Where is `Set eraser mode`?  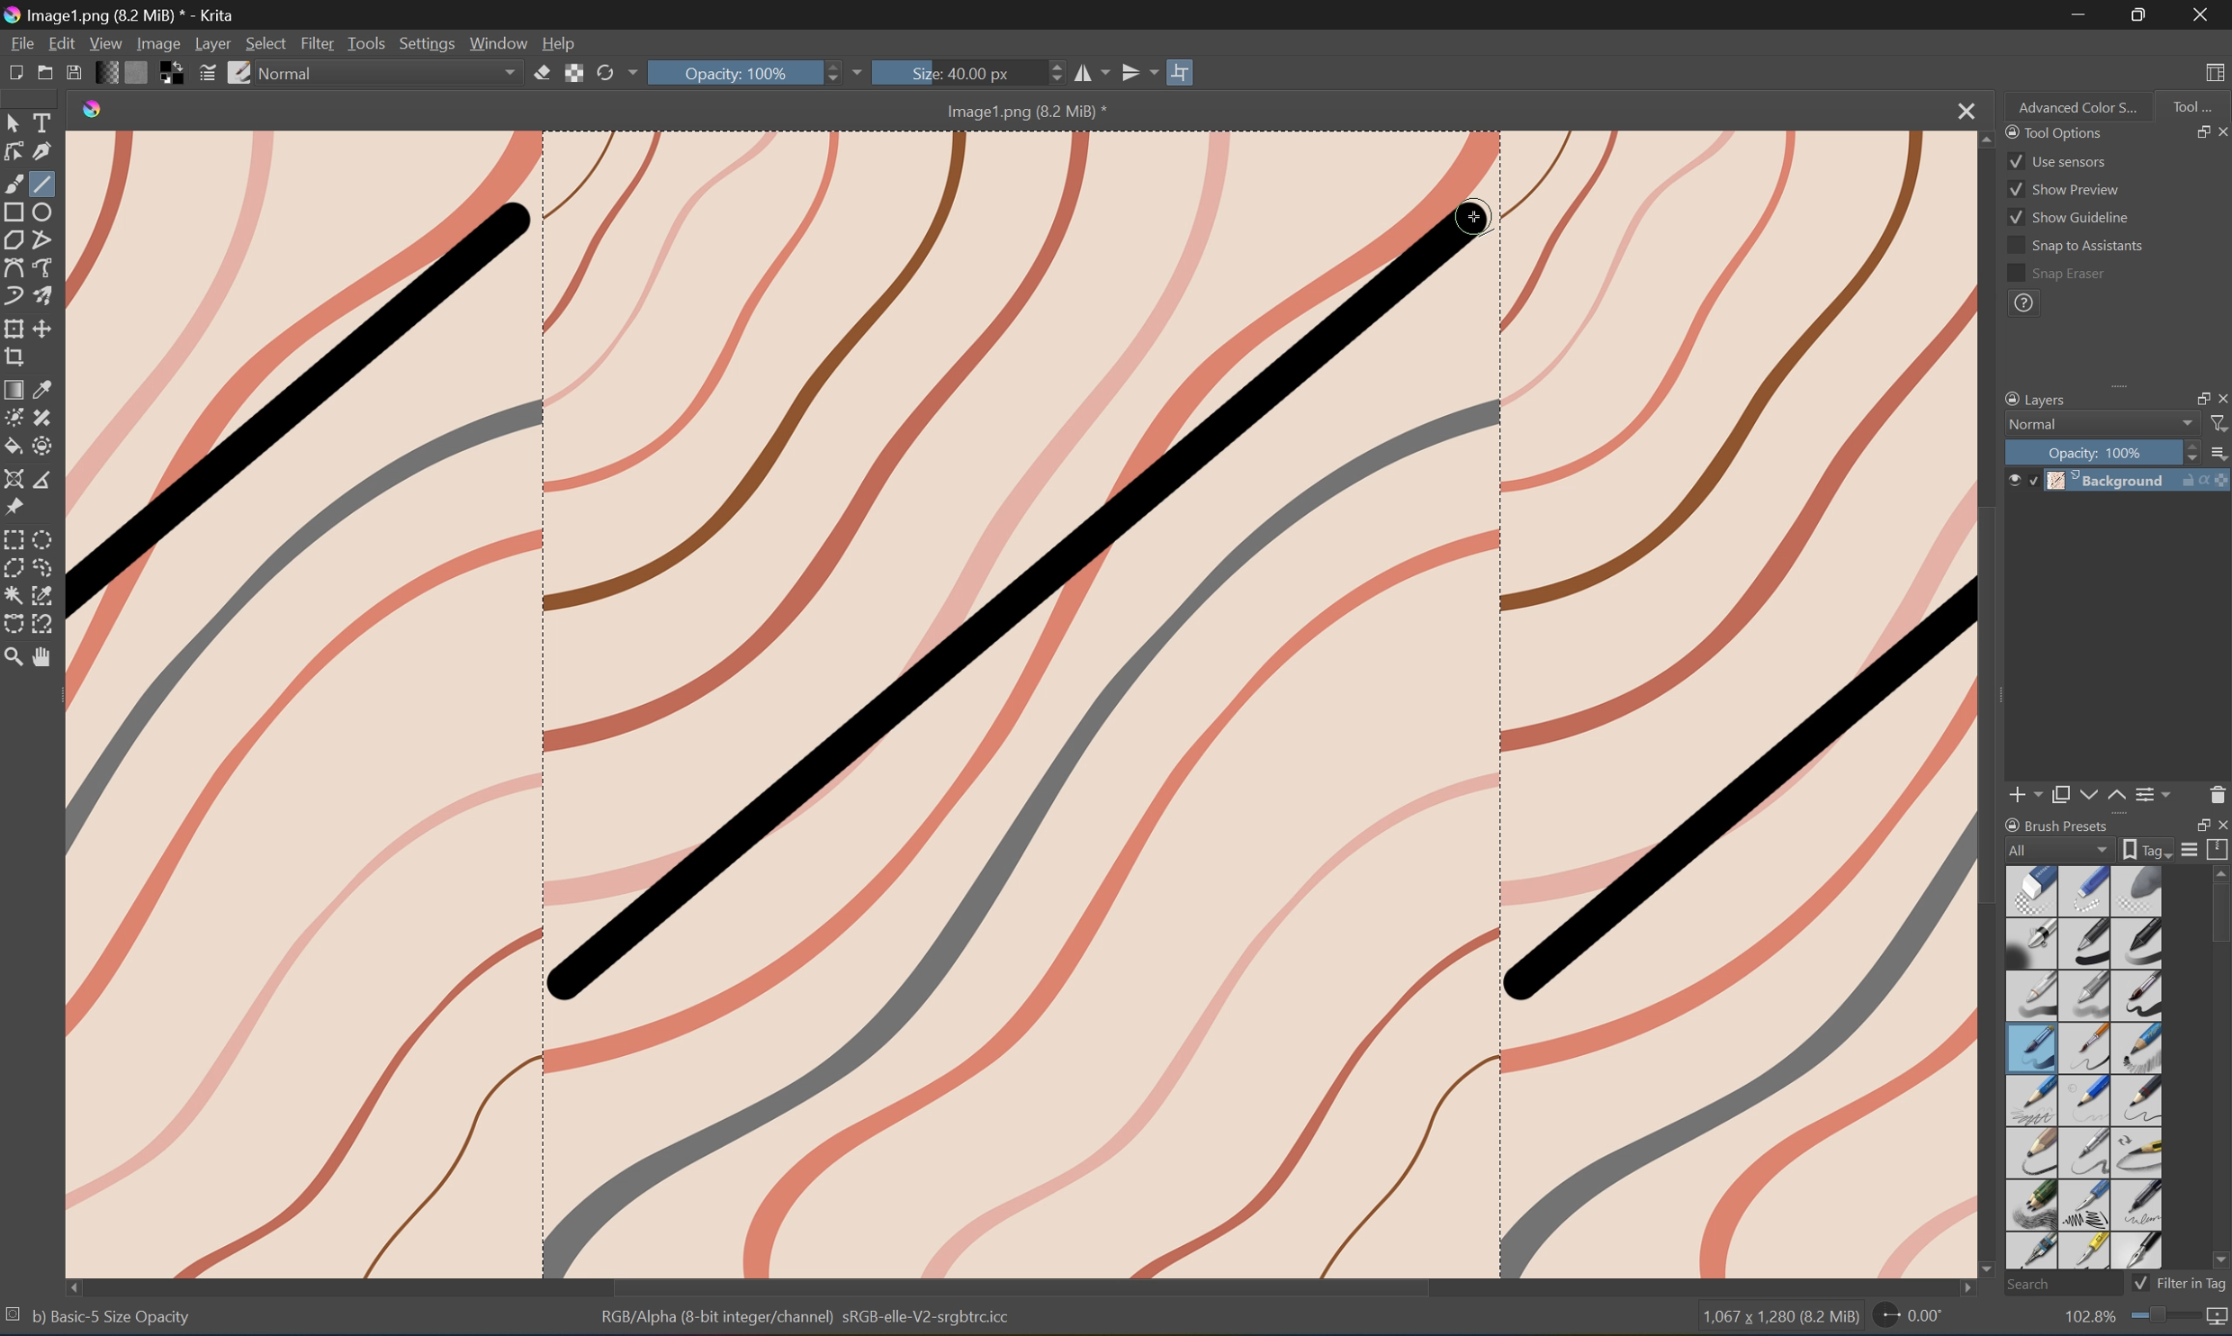 Set eraser mode is located at coordinates (543, 76).